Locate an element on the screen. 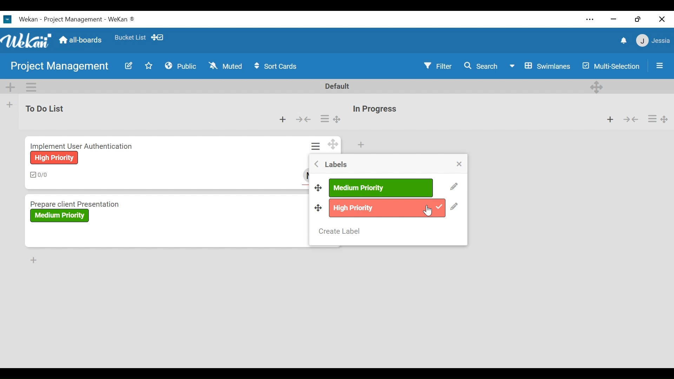 The image size is (674, 379). label is located at coordinates (55, 158).